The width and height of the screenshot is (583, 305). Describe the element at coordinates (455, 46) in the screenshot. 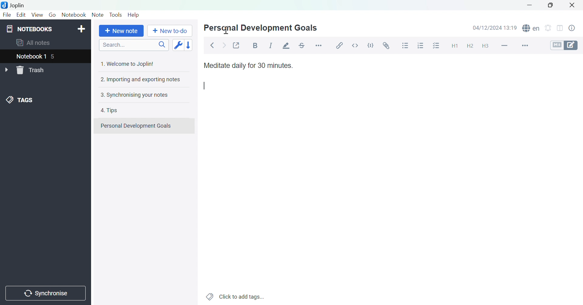

I see `Heading 1` at that location.